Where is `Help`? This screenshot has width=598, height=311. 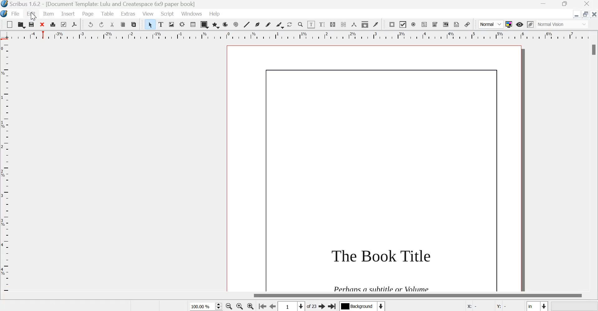
Help is located at coordinates (215, 13).